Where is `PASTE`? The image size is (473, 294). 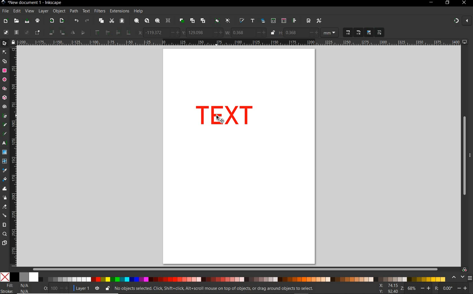
PASTE is located at coordinates (122, 21).